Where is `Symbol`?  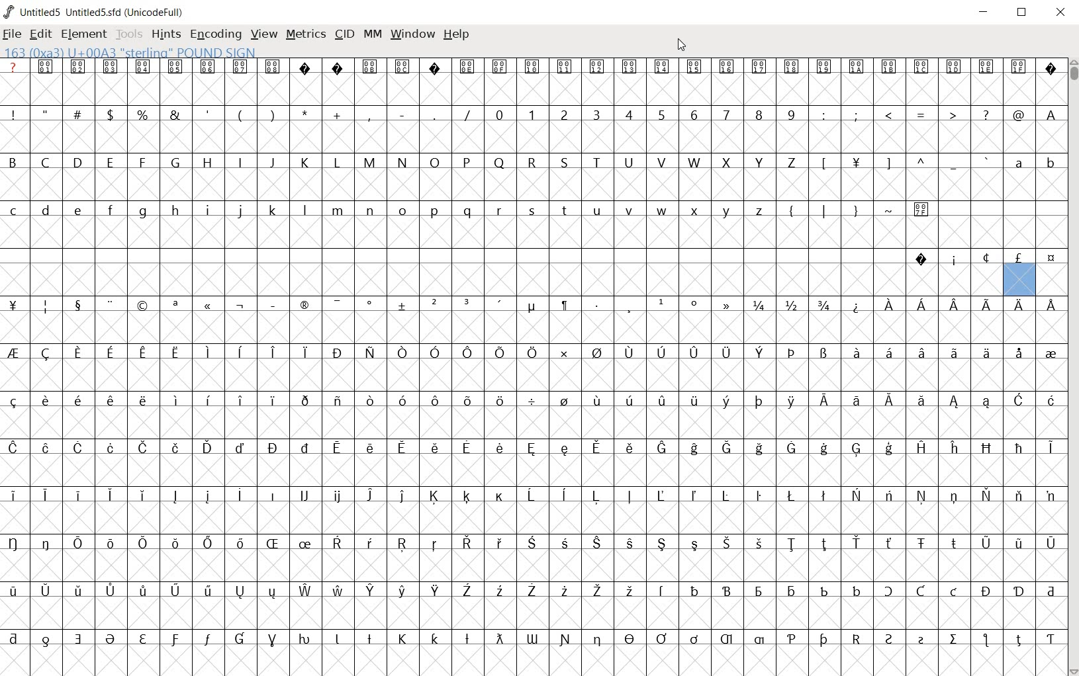 Symbol is located at coordinates (792, 495).